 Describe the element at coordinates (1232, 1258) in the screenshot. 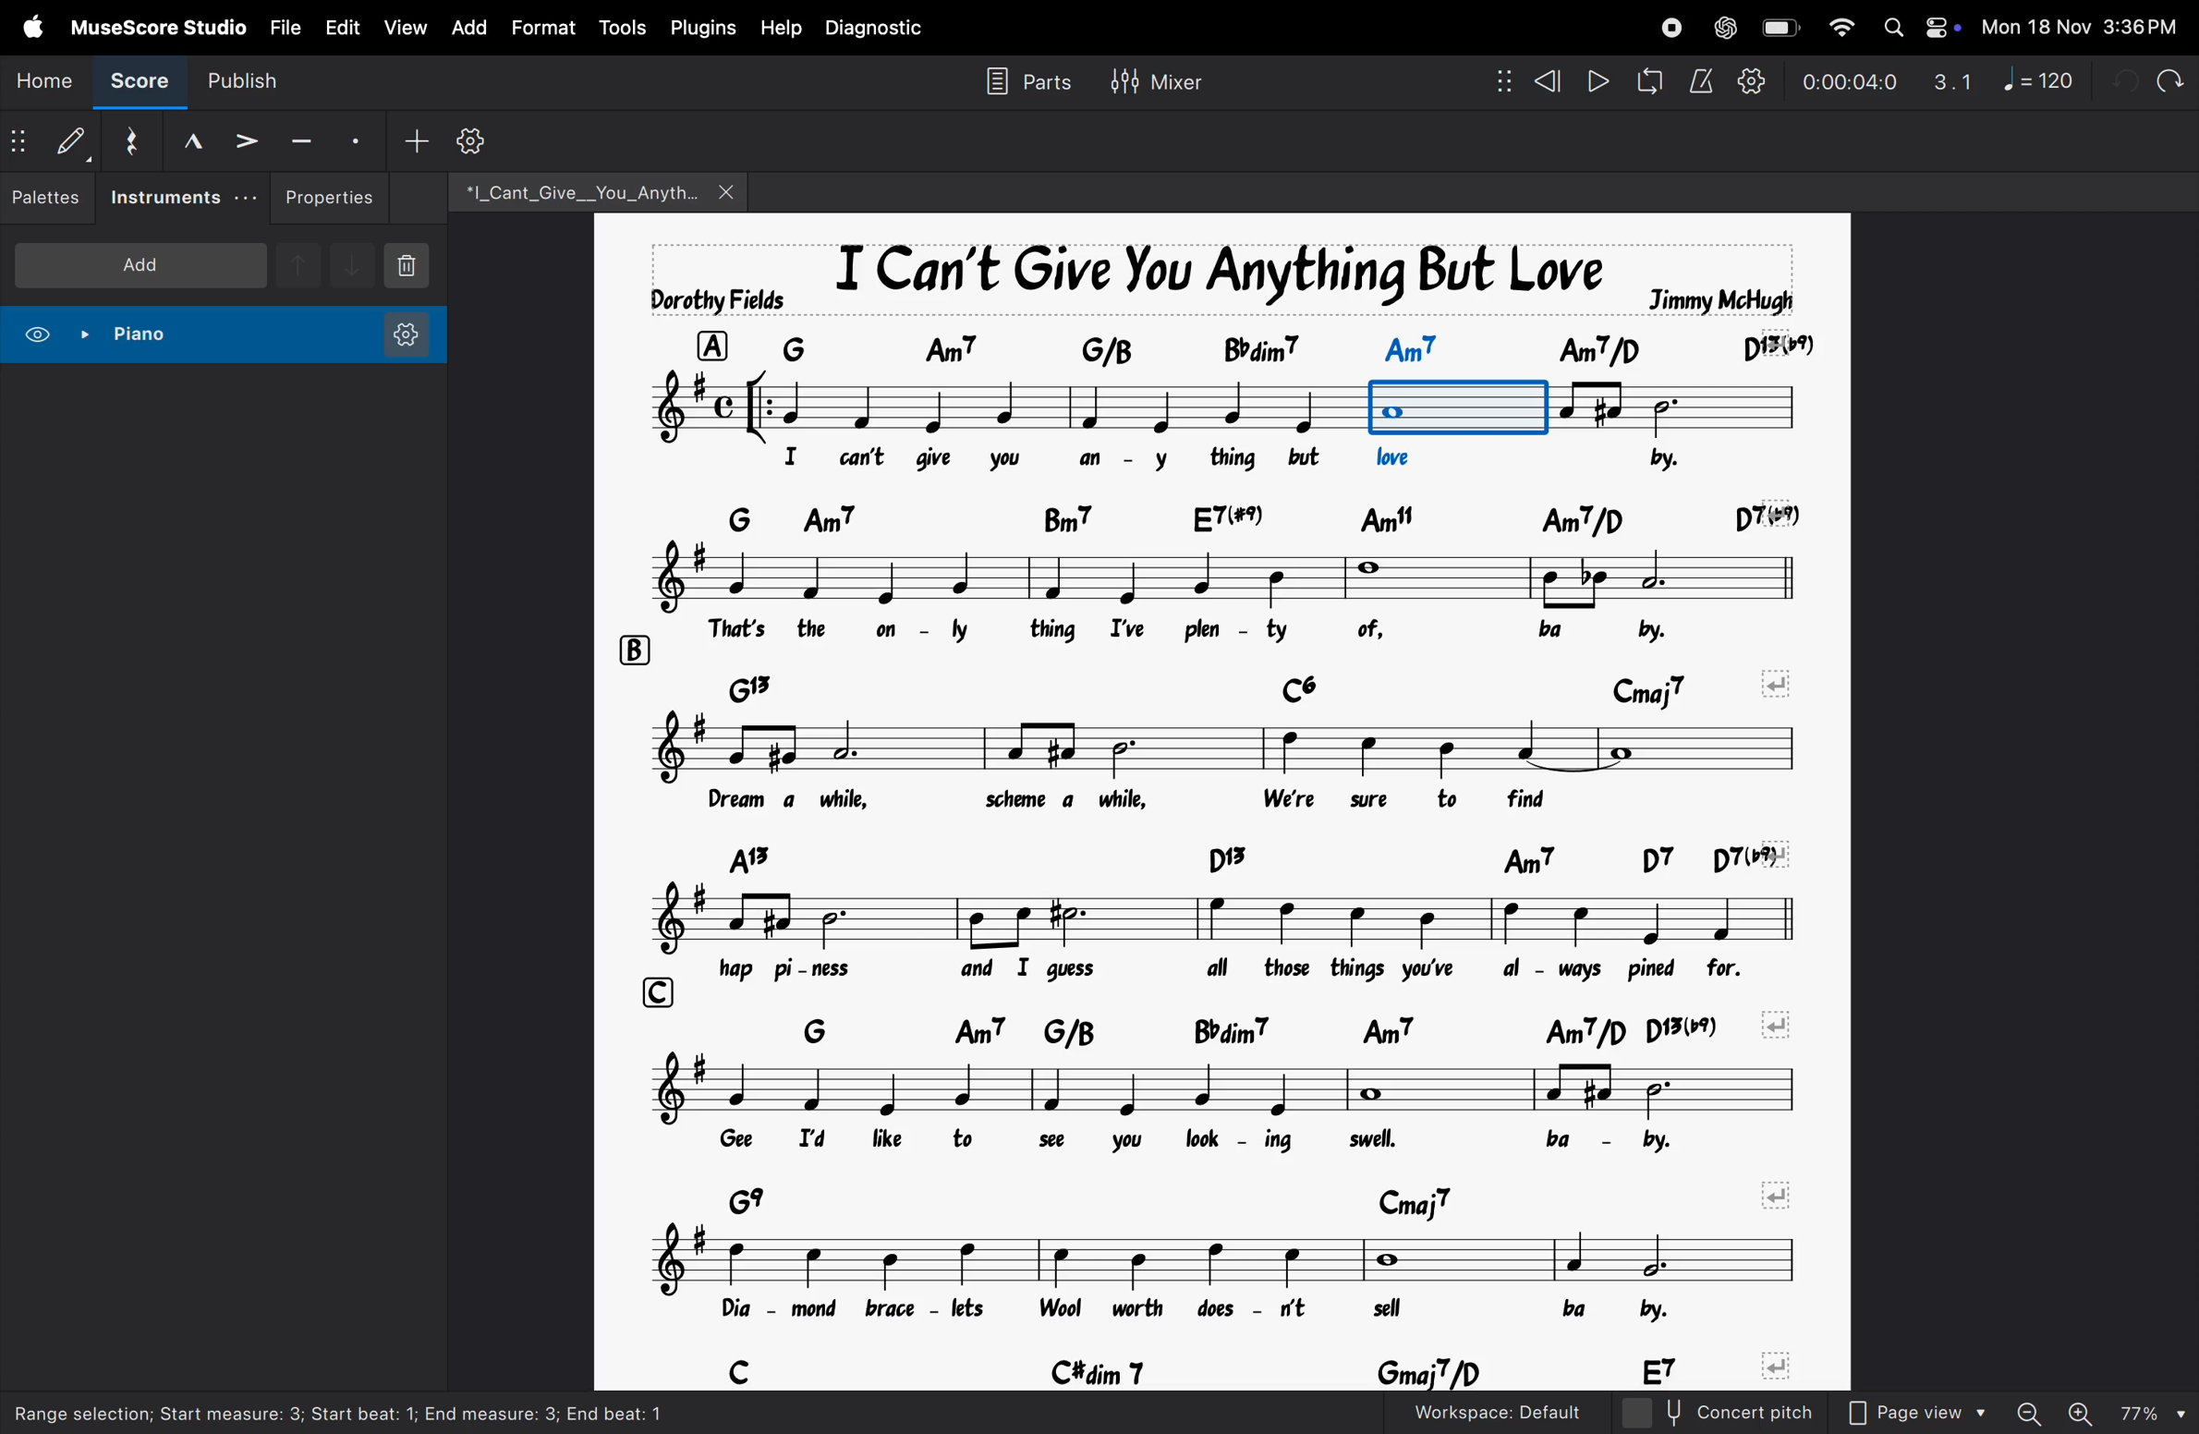

I see `notes` at that location.